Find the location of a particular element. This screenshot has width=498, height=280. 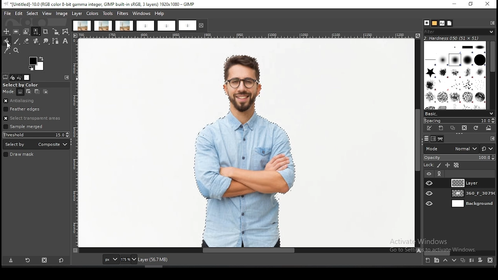

775, 465 is located at coordinates (88, 260).